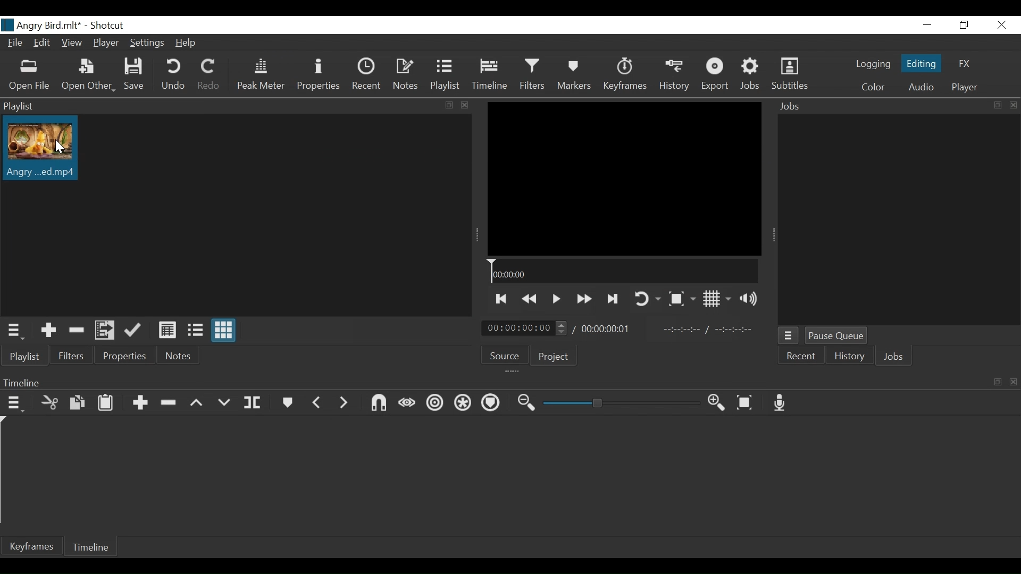 Image resolution: width=1021 pixels, height=574 pixels. What do you see at coordinates (582, 299) in the screenshot?
I see `Play quickly forward` at bounding box center [582, 299].